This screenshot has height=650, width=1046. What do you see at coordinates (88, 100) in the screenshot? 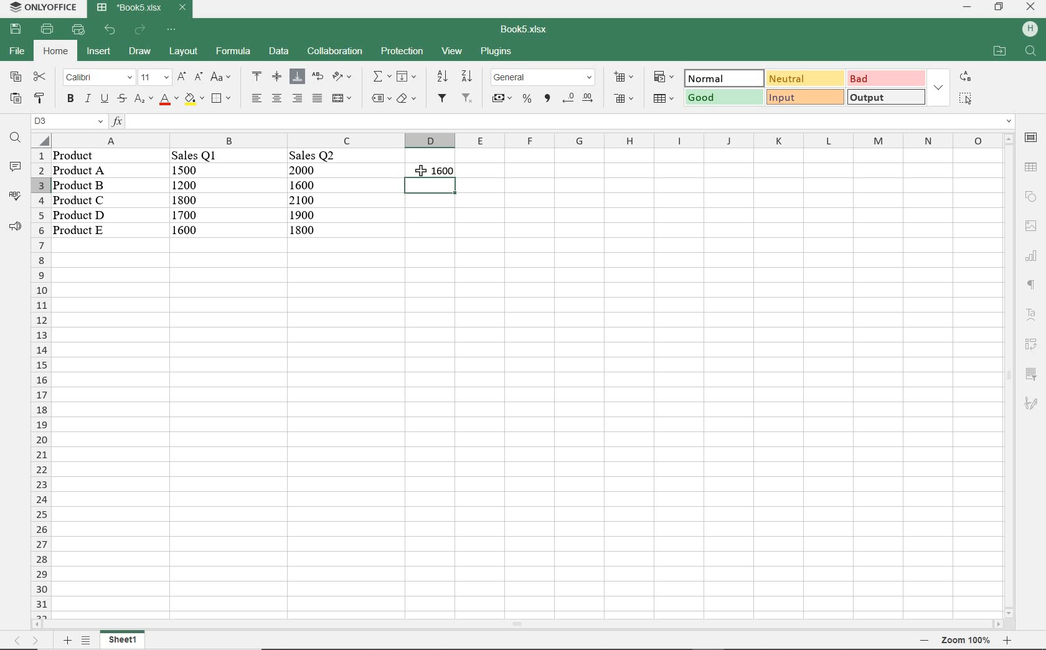
I see `italic` at bounding box center [88, 100].